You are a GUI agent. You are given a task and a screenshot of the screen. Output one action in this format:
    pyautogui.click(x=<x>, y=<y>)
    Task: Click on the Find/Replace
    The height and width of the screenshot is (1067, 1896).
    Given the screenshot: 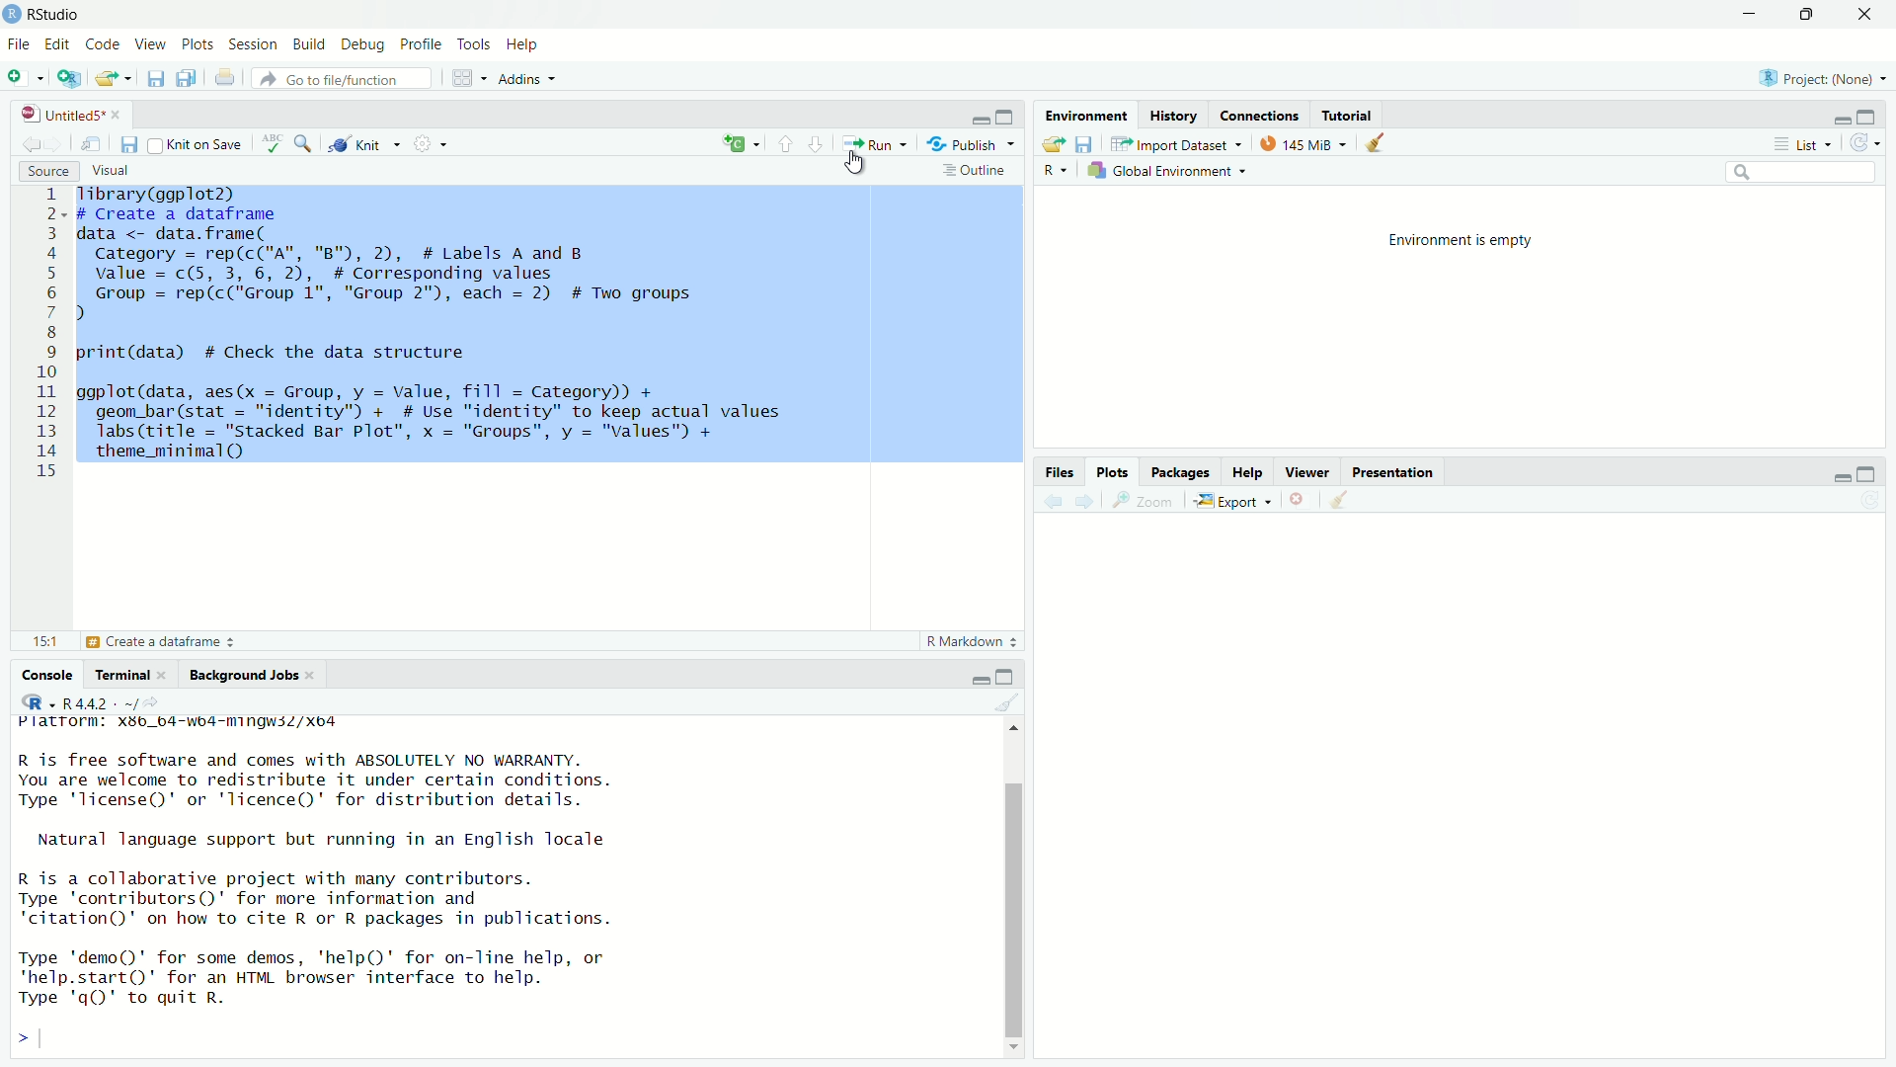 What is the action you would take?
    pyautogui.click(x=303, y=141)
    